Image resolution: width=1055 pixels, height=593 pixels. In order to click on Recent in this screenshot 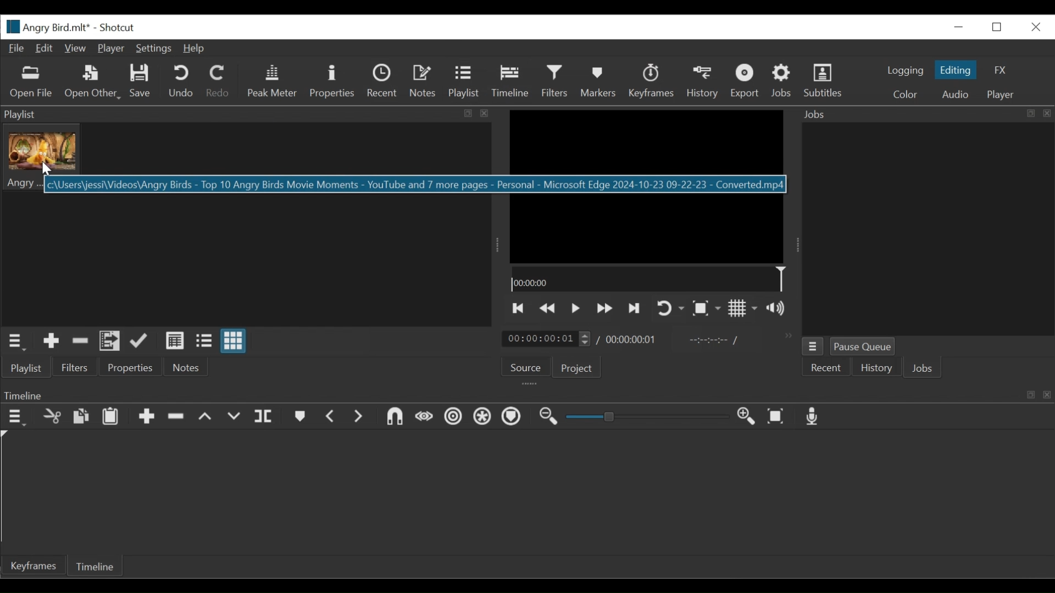, I will do `click(382, 82)`.